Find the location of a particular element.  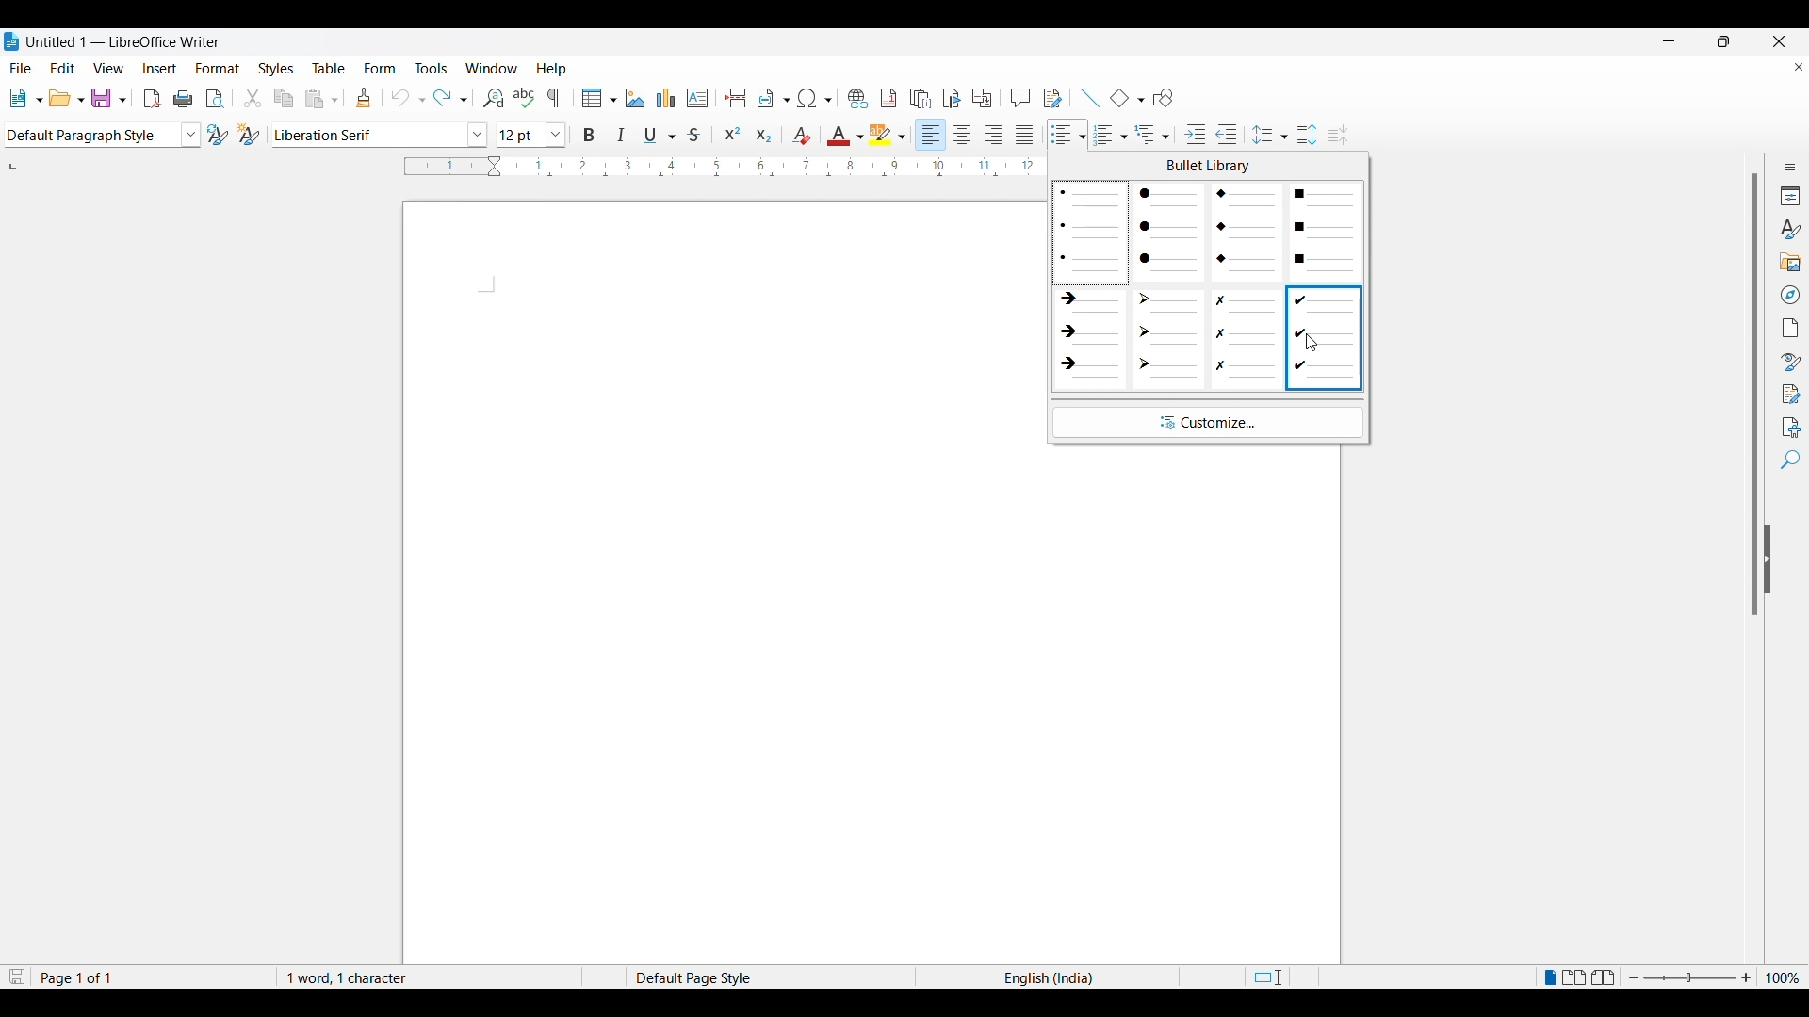

paste is located at coordinates (324, 99).